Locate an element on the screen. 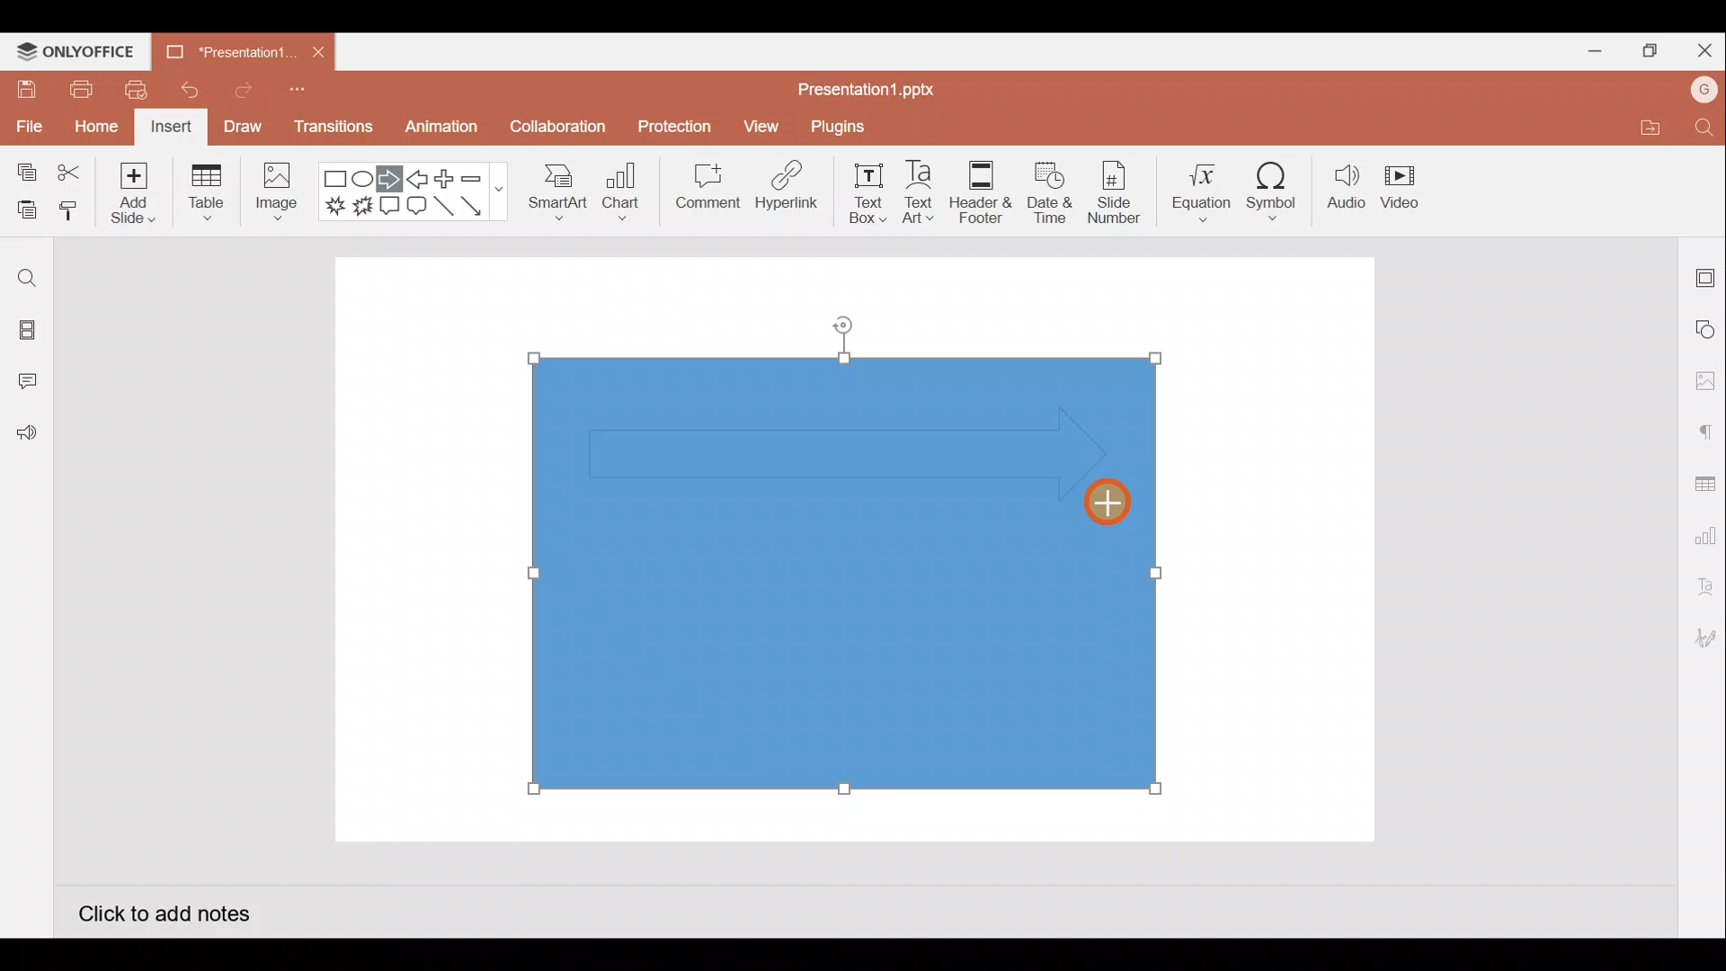 The height and width of the screenshot is (971, 1726). Hyperlink is located at coordinates (782, 188).